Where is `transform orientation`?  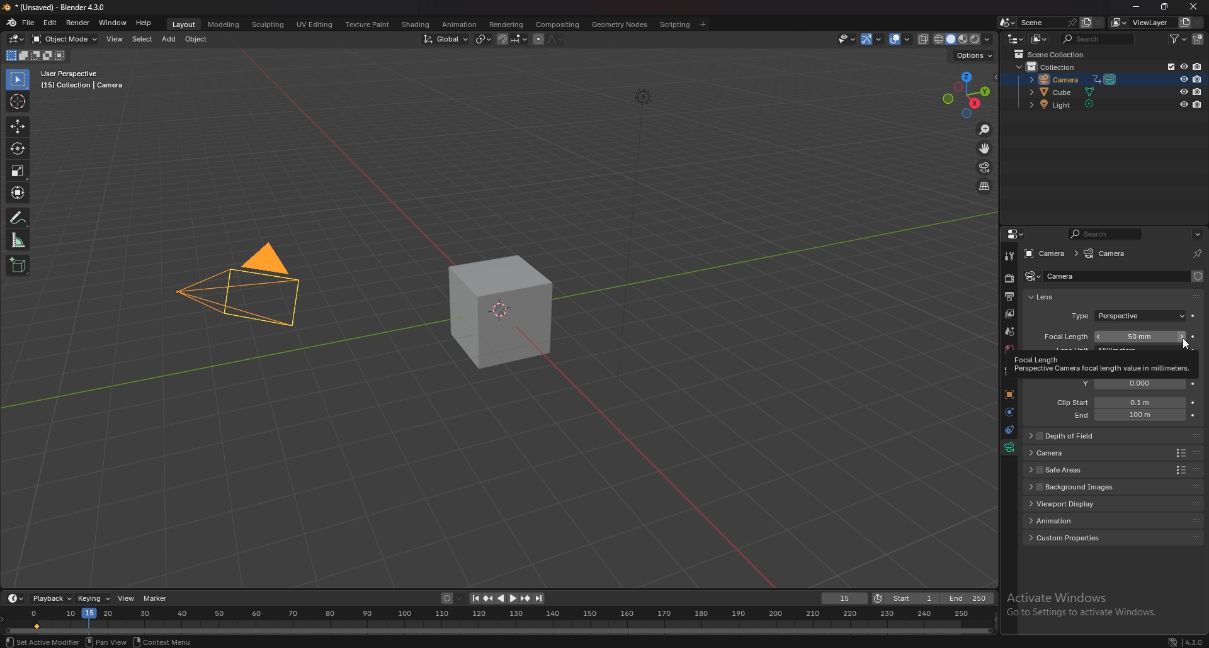 transform orientation is located at coordinates (445, 39).